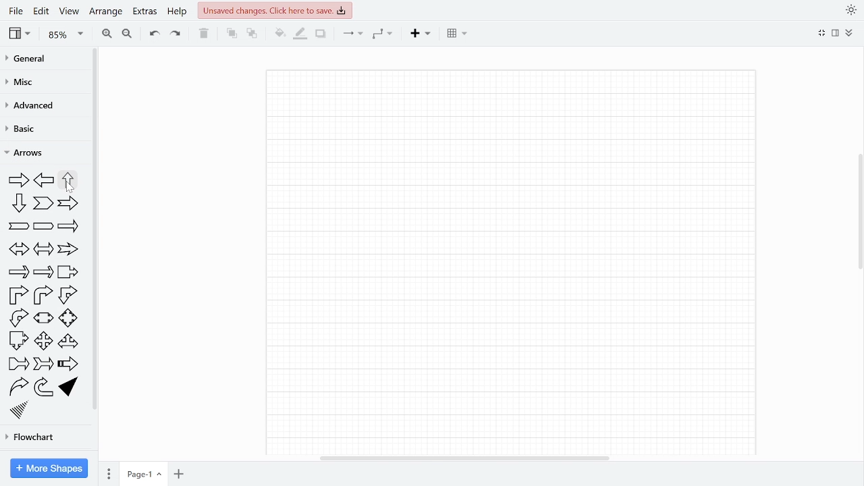 This screenshot has height=486, width=864. Describe the element at coordinates (278, 34) in the screenshot. I see `Fill color` at that location.